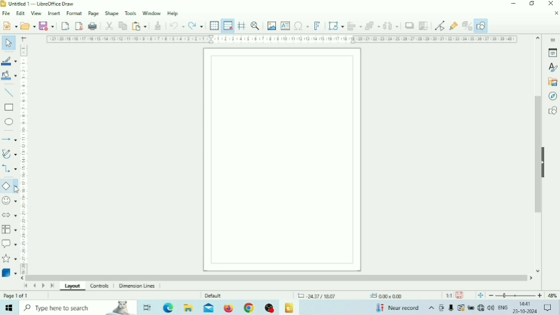  I want to click on Insert Text Box, so click(286, 25).